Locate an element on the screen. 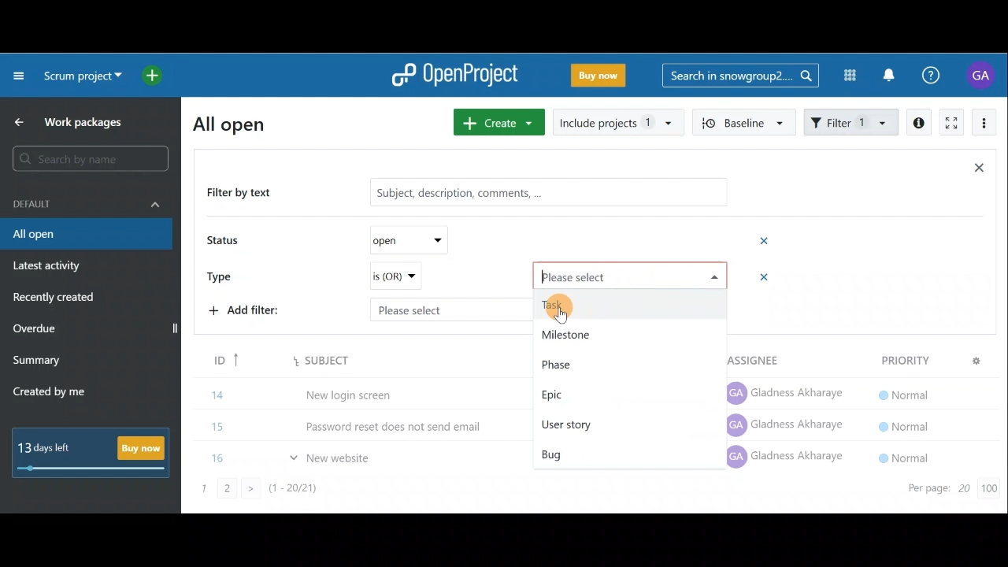 The height and width of the screenshot is (567, 1008). Type is located at coordinates (225, 275).